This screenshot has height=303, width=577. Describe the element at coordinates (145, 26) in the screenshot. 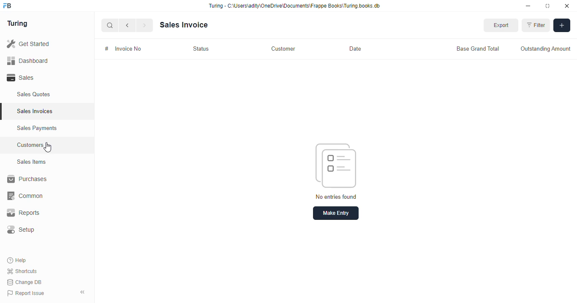

I see `forward` at that location.